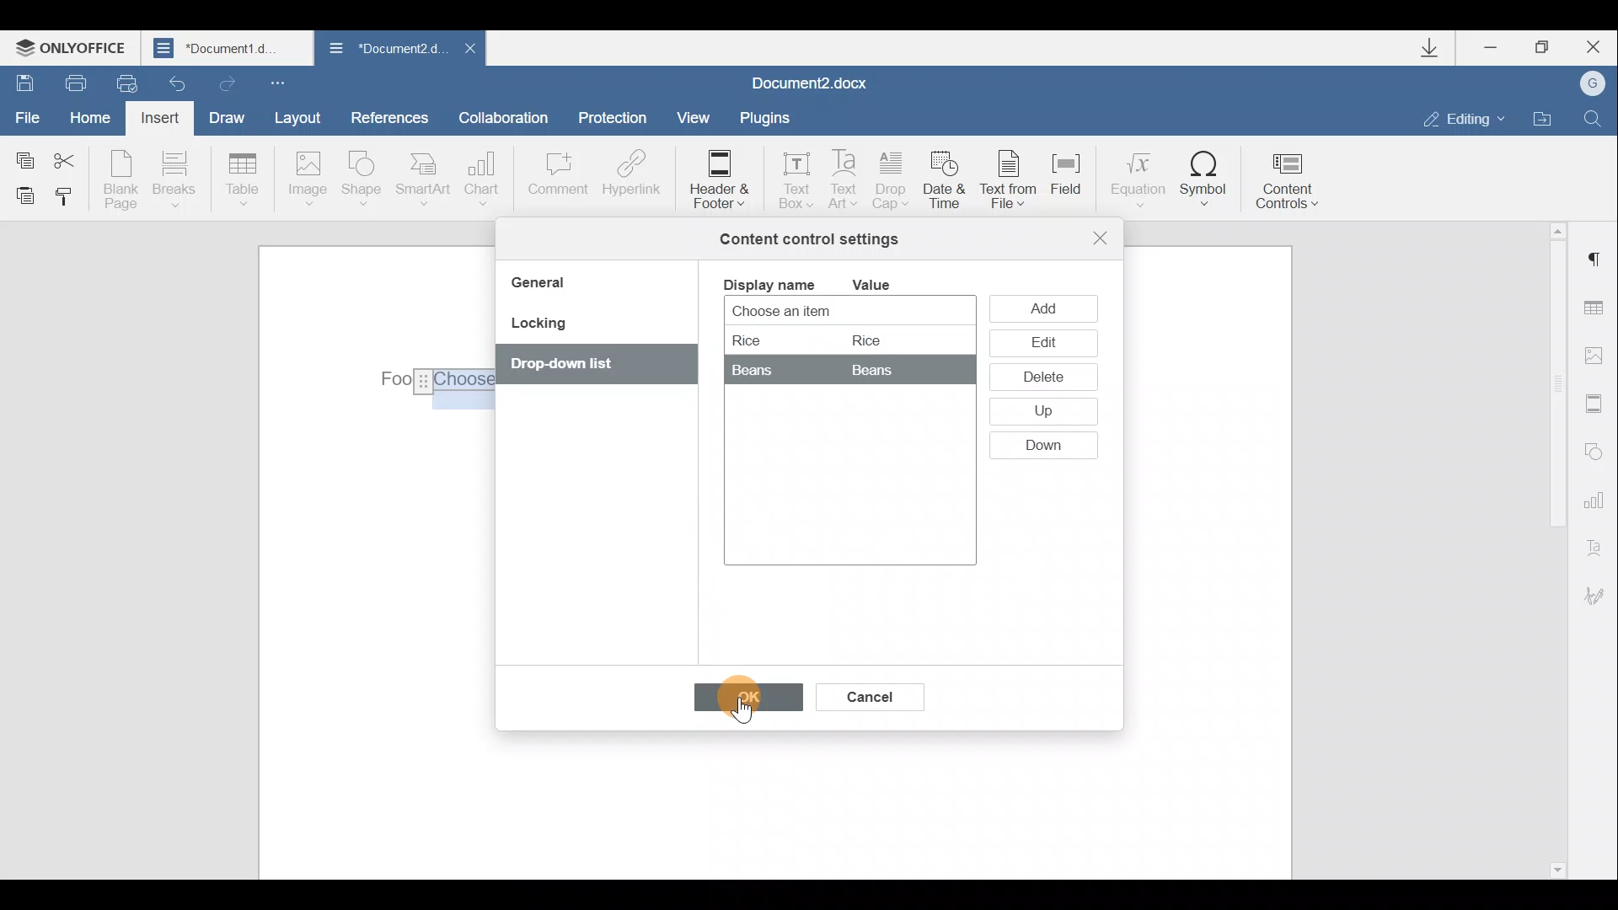 The height and width of the screenshot is (910, 1618). Describe the element at coordinates (1597, 498) in the screenshot. I see `Chart settings` at that location.